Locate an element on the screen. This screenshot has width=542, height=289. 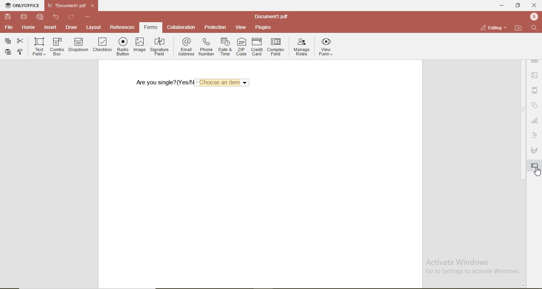
protection is located at coordinates (216, 27).